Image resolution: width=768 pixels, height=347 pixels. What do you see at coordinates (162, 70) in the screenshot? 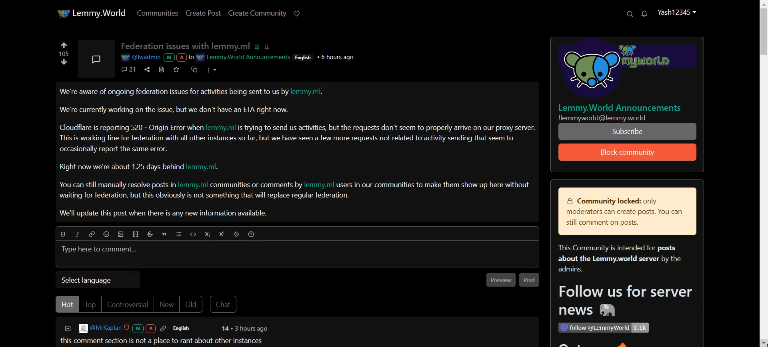
I see `View Source` at bounding box center [162, 70].